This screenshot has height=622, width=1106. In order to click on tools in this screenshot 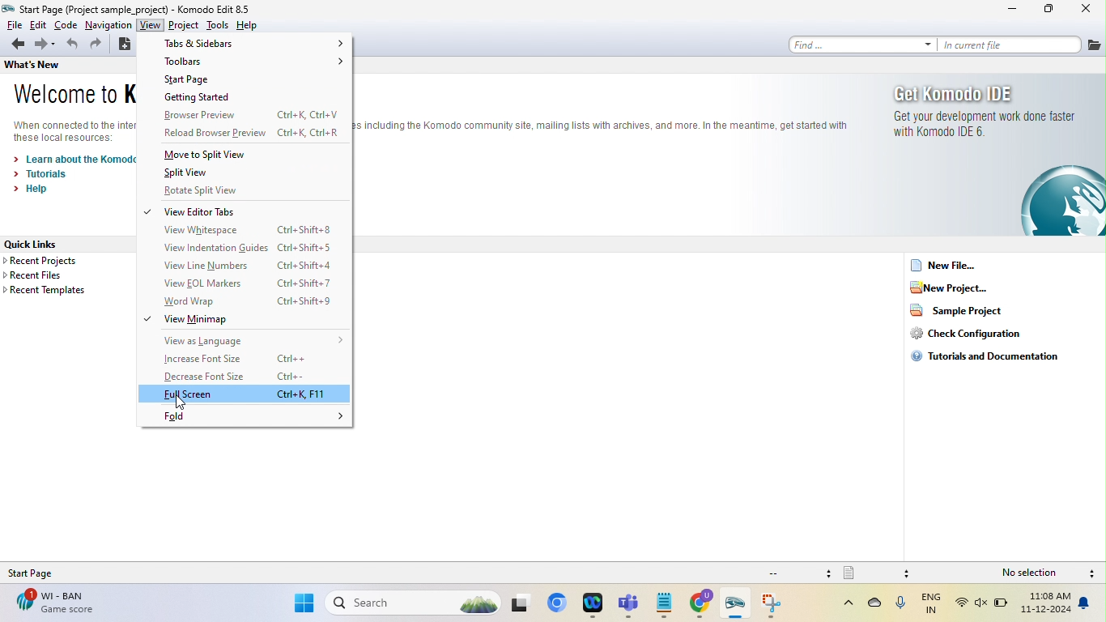, I will do `click(218, 25)`.